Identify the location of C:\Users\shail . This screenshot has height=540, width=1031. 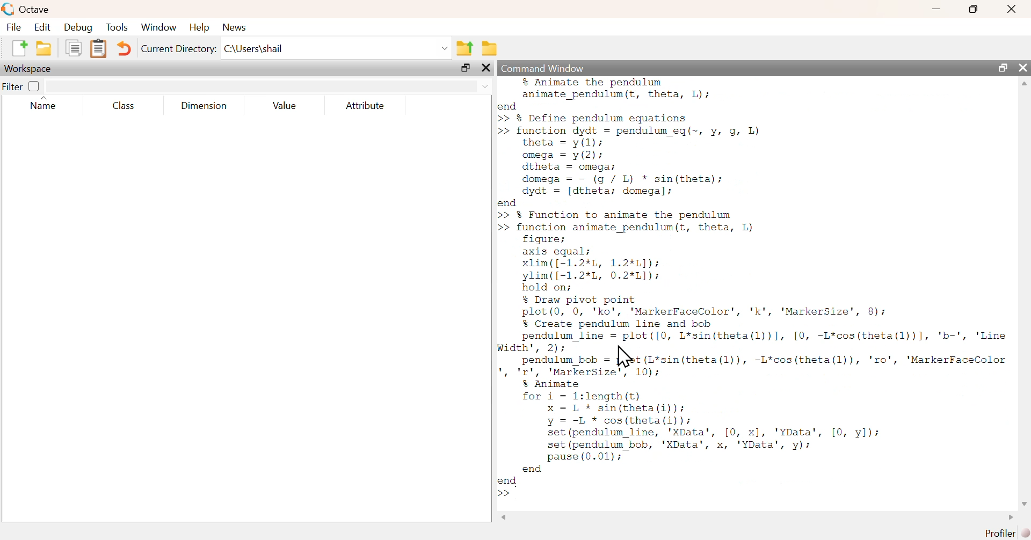
(337, 50).